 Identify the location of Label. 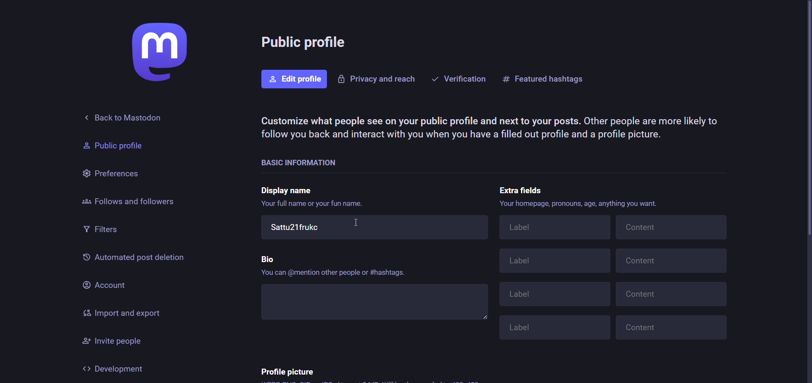
(552, 227).